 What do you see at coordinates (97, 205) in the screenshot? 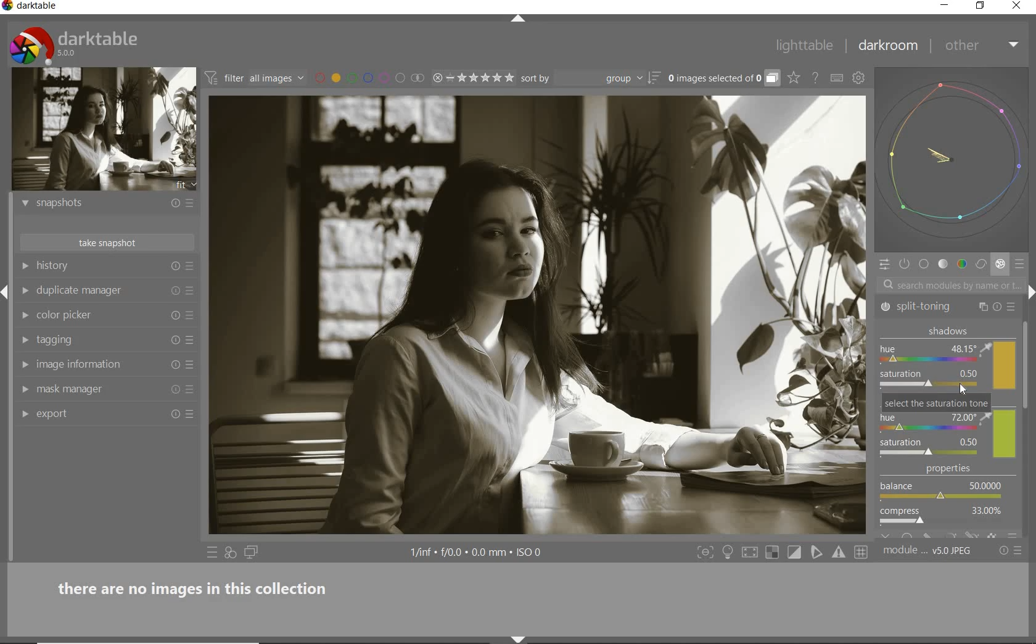
I see `snapshots` at bounding box center [97, 205].